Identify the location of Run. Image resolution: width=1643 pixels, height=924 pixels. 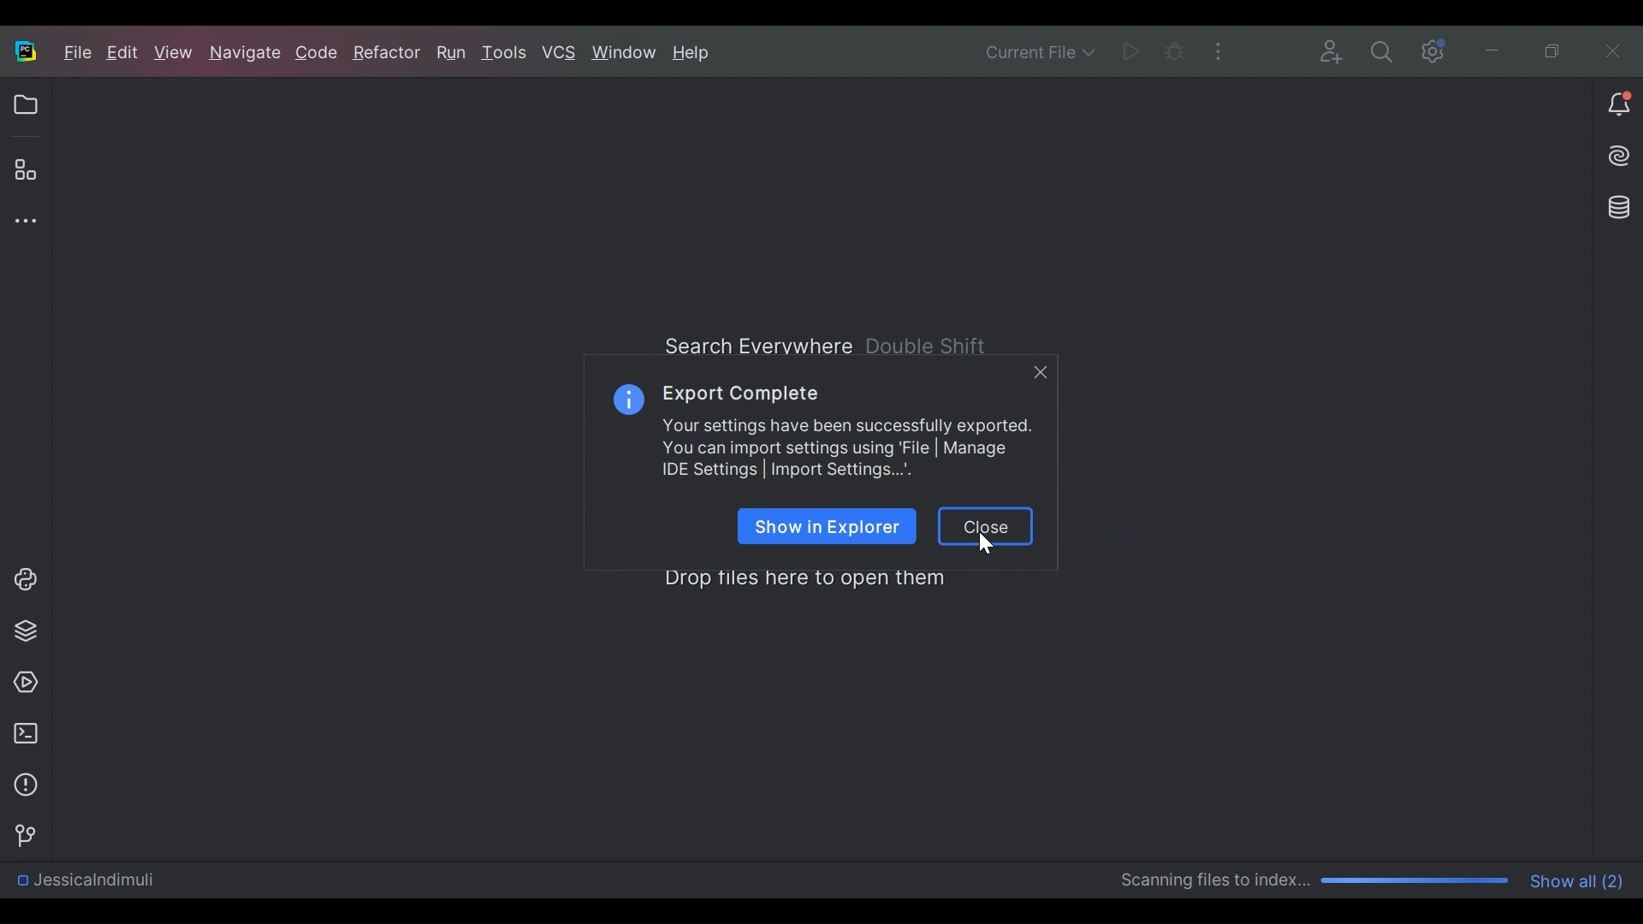
(454, 53).